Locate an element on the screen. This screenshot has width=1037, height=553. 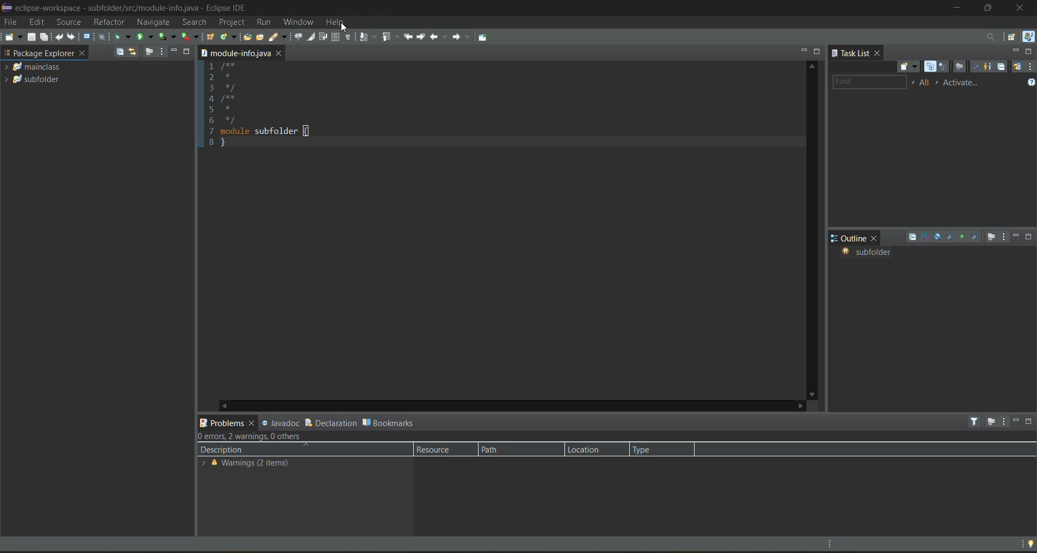
select working set is located at coordinates (914, 84).